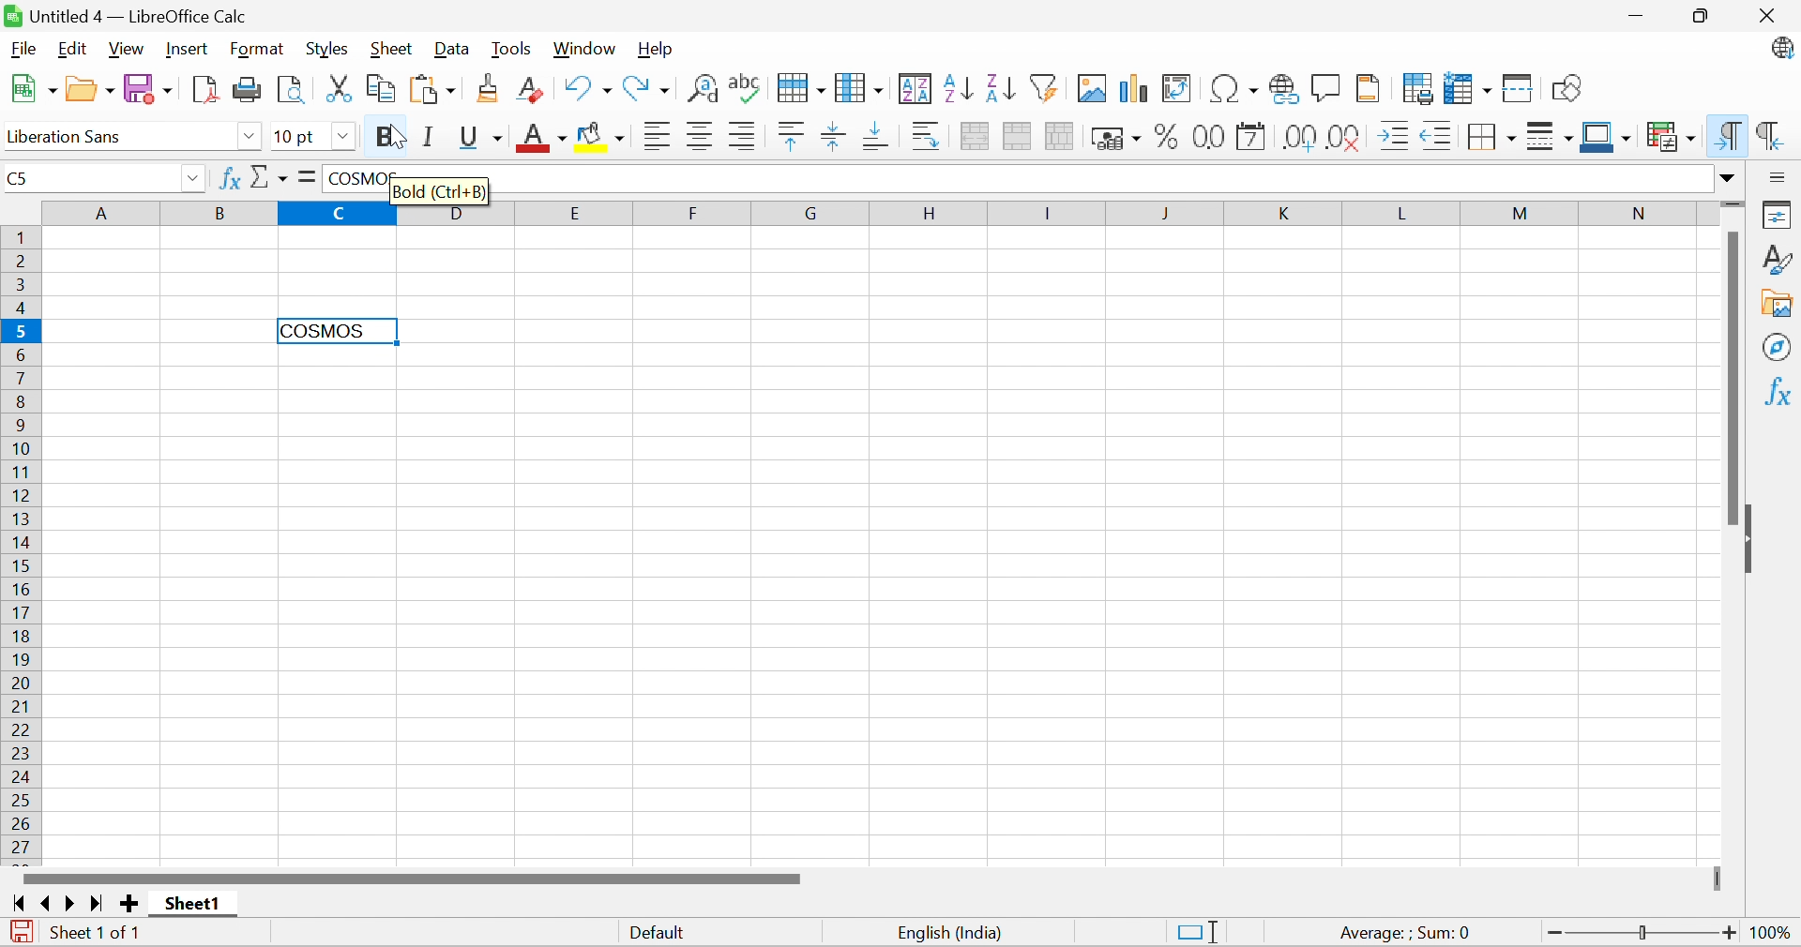 This screenshot has width=1801, height=947. I want to click on English (India), so click(954, 932).